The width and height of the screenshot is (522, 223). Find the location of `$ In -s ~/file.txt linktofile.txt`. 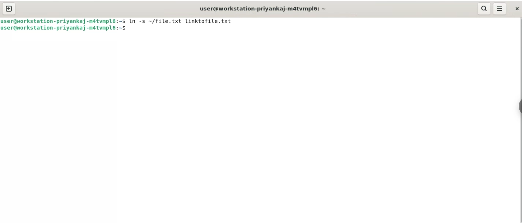

$ In -s ~/file.txt linktofile.txt is located at coordinates (178, 21).